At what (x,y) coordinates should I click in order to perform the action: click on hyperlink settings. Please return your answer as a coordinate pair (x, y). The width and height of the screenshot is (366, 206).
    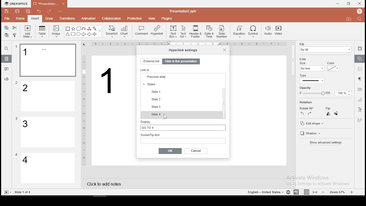
    Looking at the image, I should click on (183, 50).